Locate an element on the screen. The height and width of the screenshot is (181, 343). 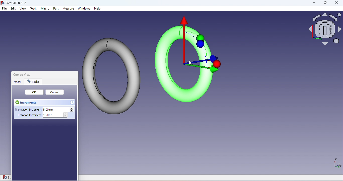
Increase rotation increment is located at coordinates (66, 114).